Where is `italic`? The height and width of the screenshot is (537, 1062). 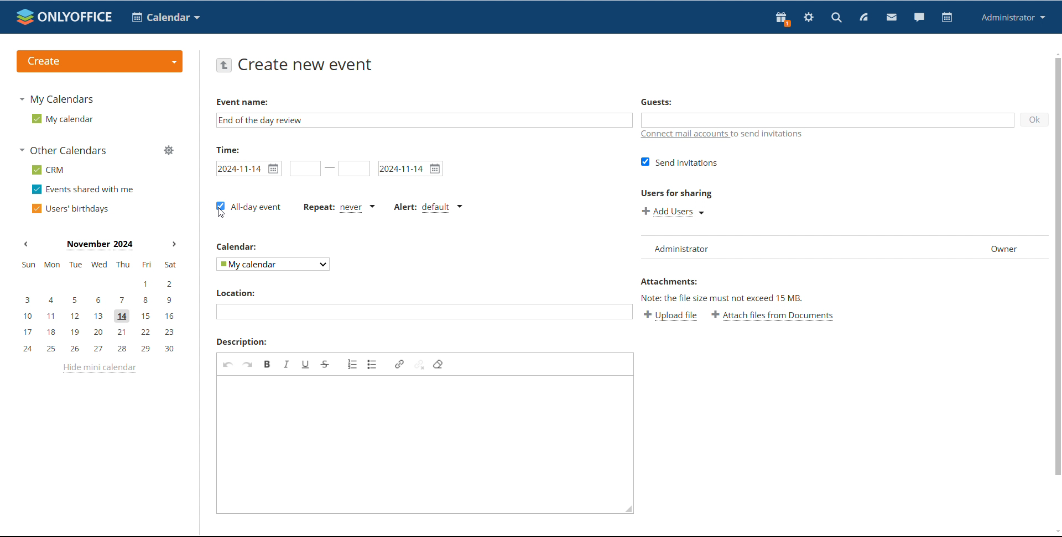
italic is located at coordinates (287, 364).